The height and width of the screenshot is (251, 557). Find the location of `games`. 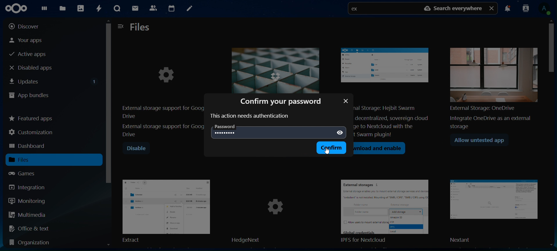

games is located at coordinates (27, 173).